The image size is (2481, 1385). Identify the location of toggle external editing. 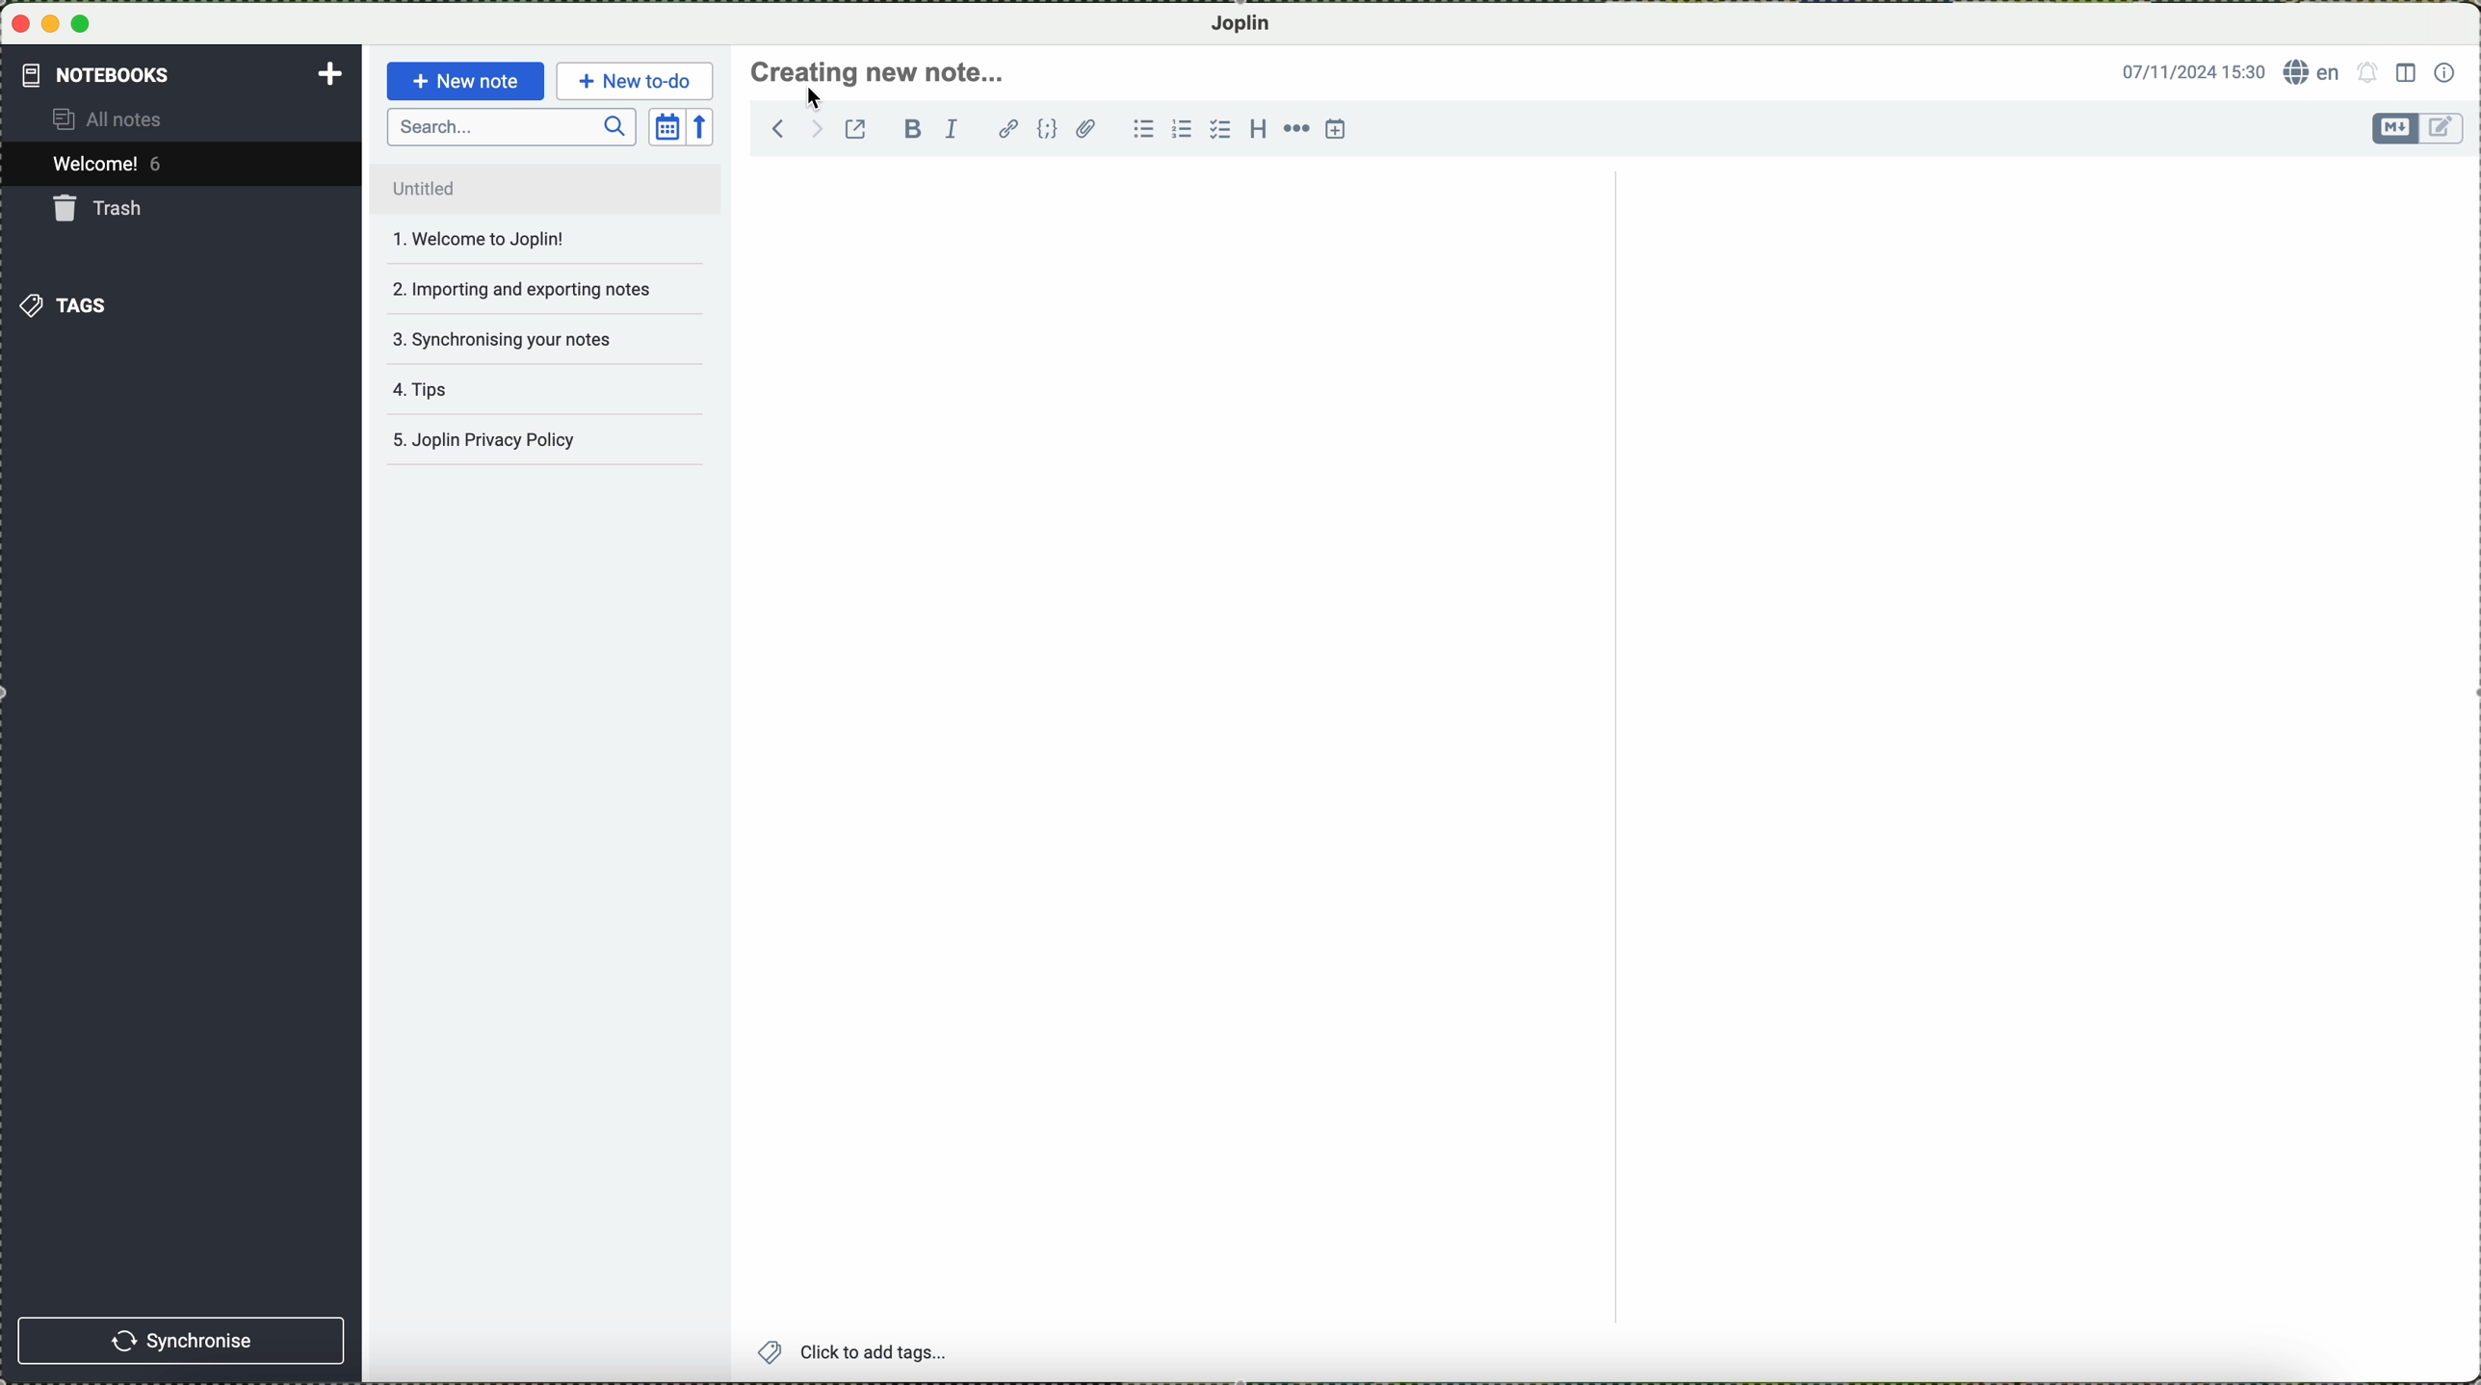
(856, 128).